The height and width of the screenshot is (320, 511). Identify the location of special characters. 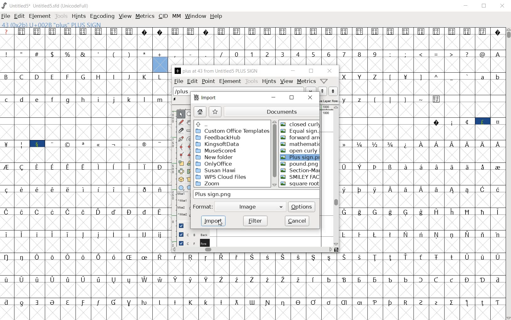
(444, 84).